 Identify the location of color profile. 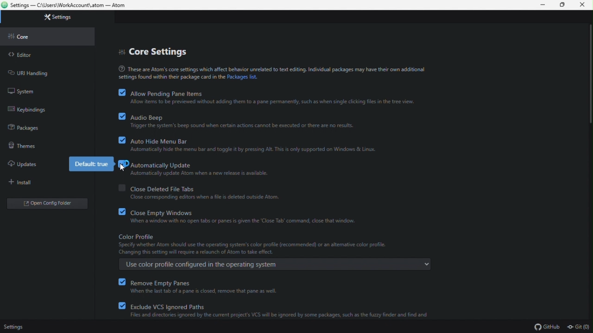
(273, 253).